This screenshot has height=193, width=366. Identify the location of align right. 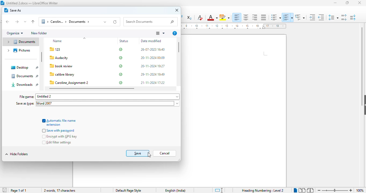
(254, 17).